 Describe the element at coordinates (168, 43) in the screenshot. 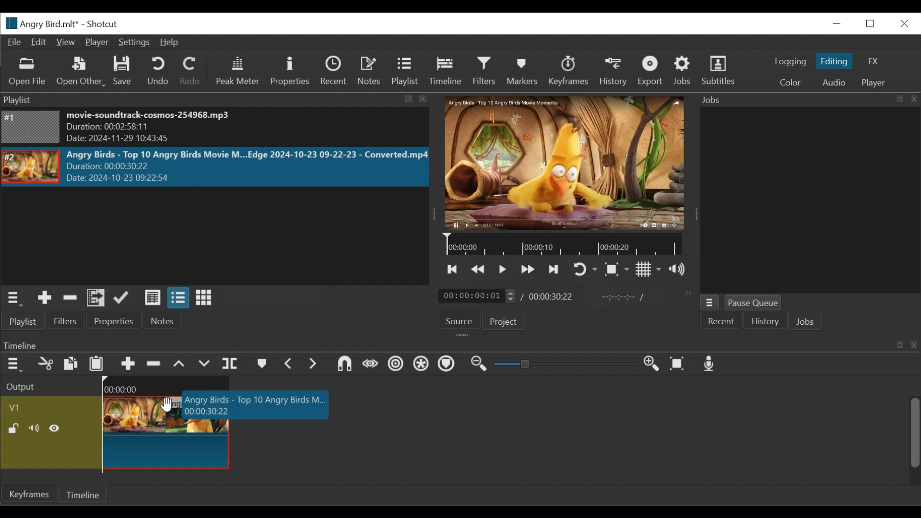

I see `Help` at that location.